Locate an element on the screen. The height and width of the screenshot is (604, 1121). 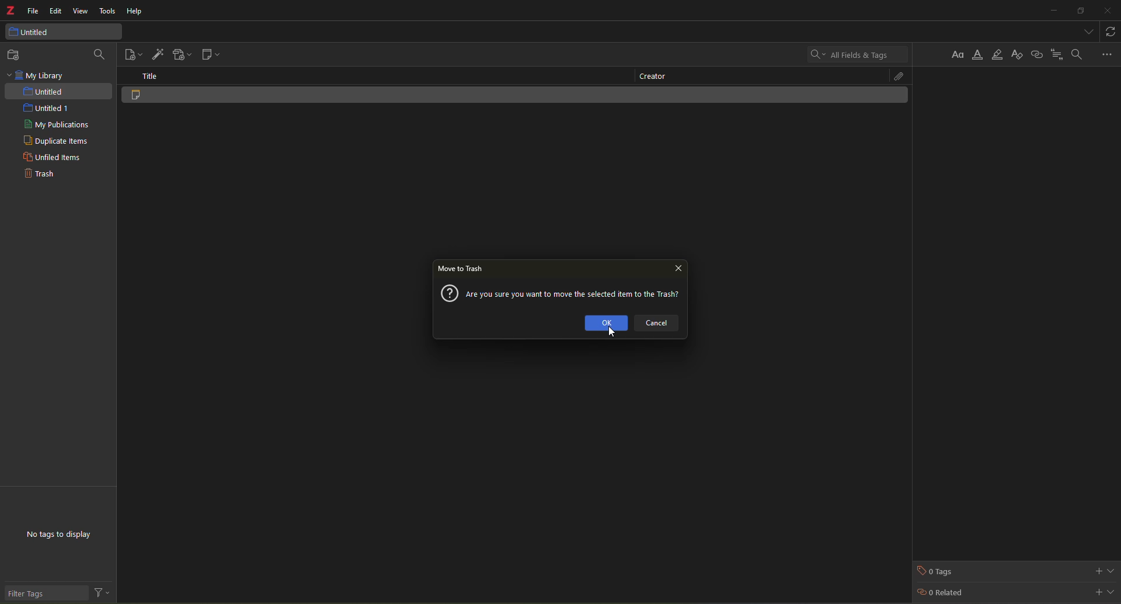
untitled is located at coordinates (31, 32).